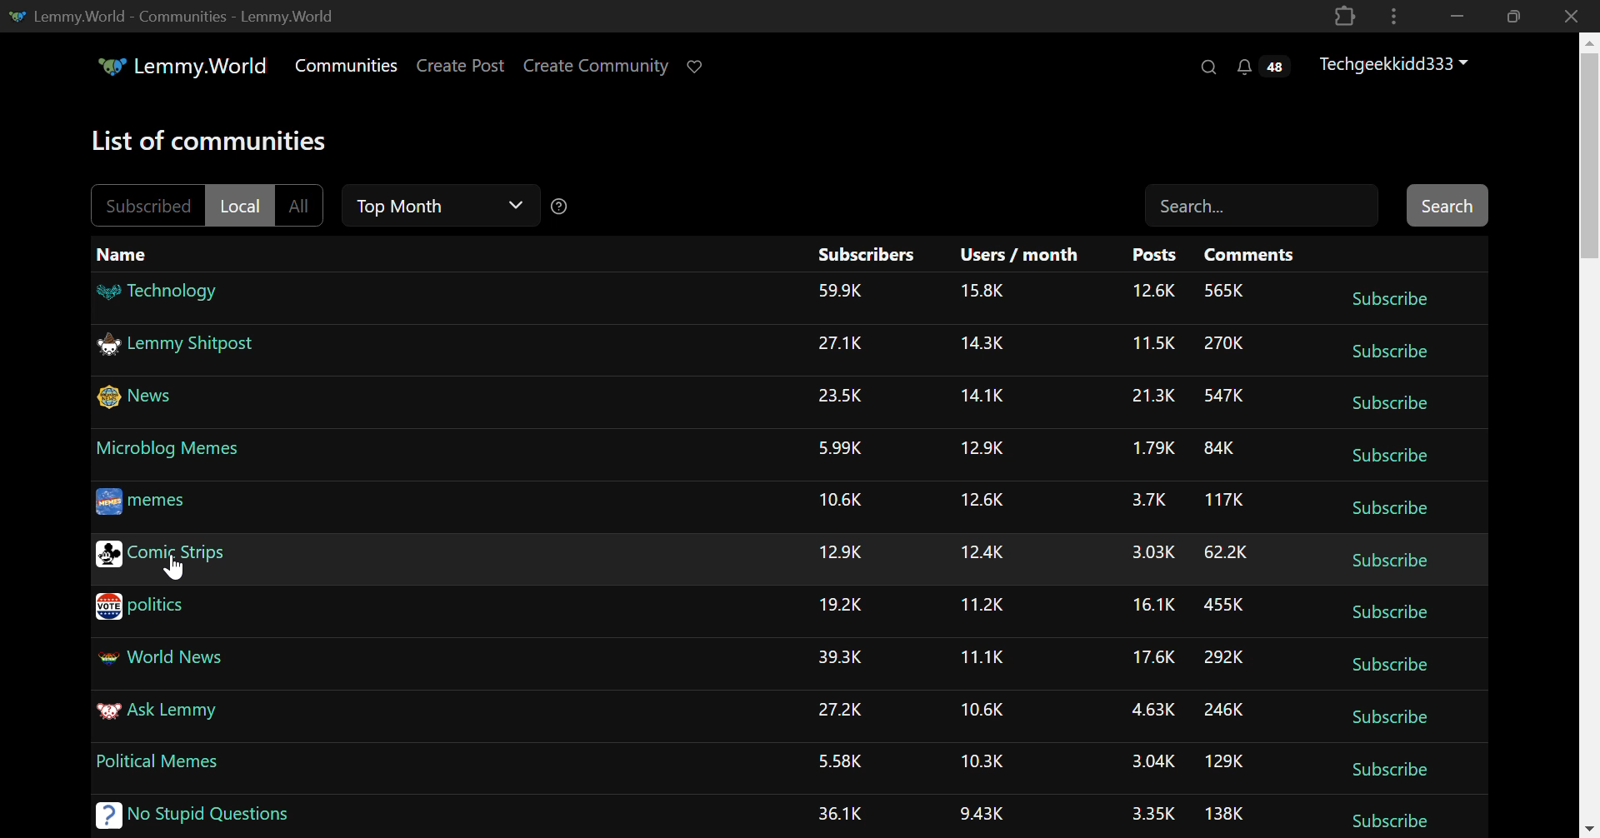 This screenshot has width=1600, height=838. Describe the element at coordinates (239, 205) in the screenshot. I see `Local` at that location.